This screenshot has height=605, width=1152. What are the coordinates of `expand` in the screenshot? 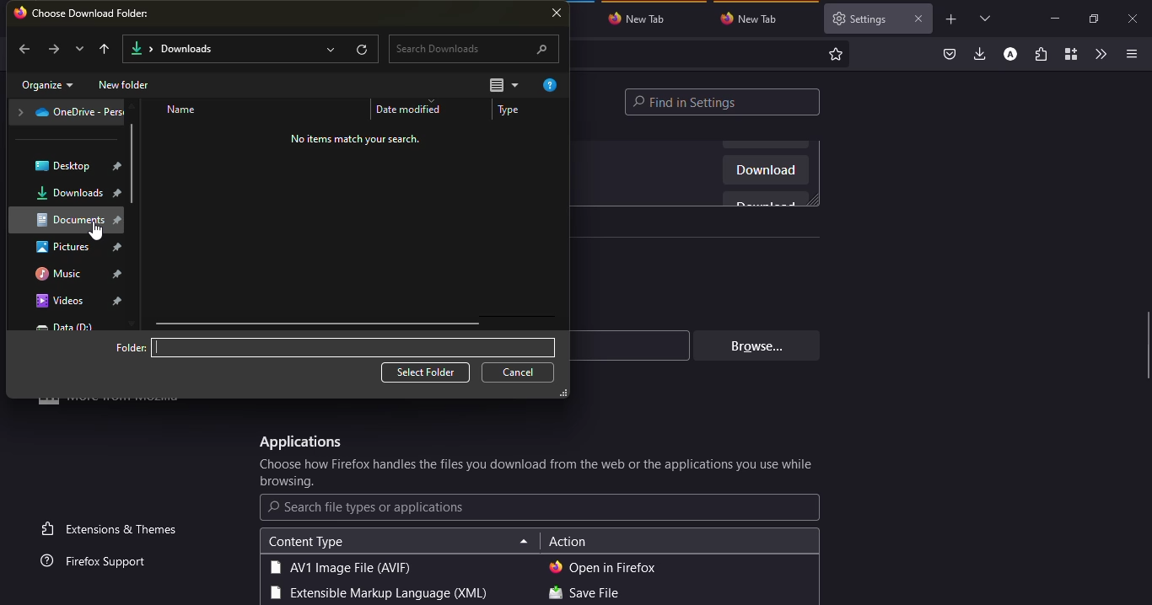 It's located at (329, 49).